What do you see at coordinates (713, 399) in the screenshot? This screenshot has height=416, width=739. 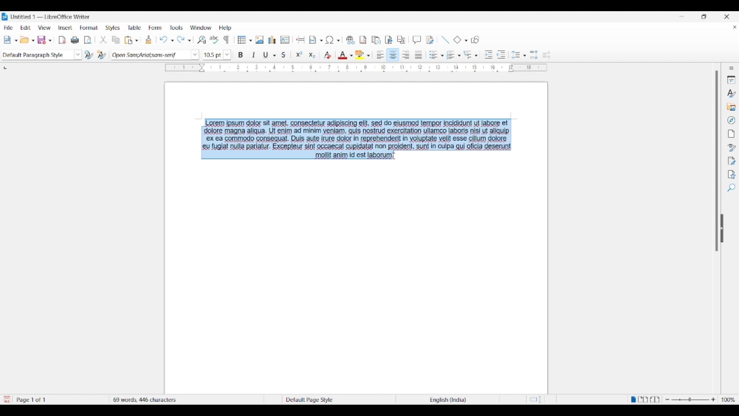 I see `Zoom in` at bounding box center [713, 399].